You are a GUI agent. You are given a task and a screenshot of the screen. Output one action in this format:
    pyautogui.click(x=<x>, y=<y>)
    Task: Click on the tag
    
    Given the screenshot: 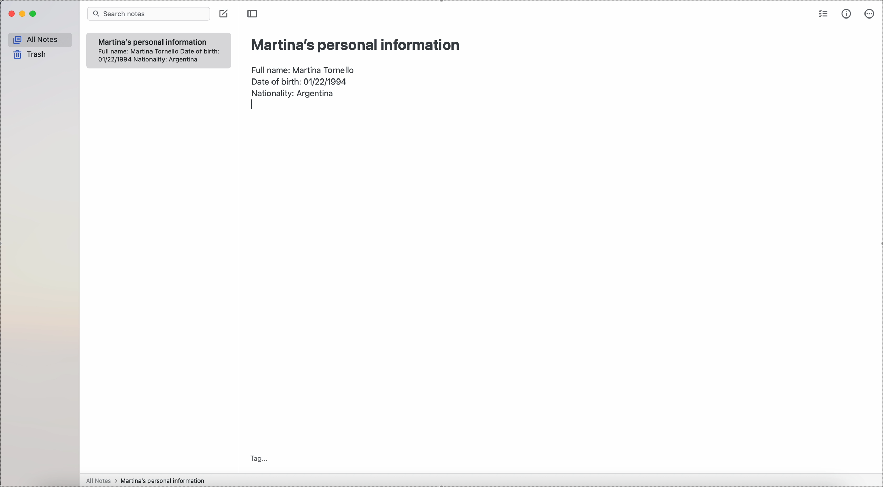 What is the action you would take?
    pyautogui.click(x=259, y=458)
    